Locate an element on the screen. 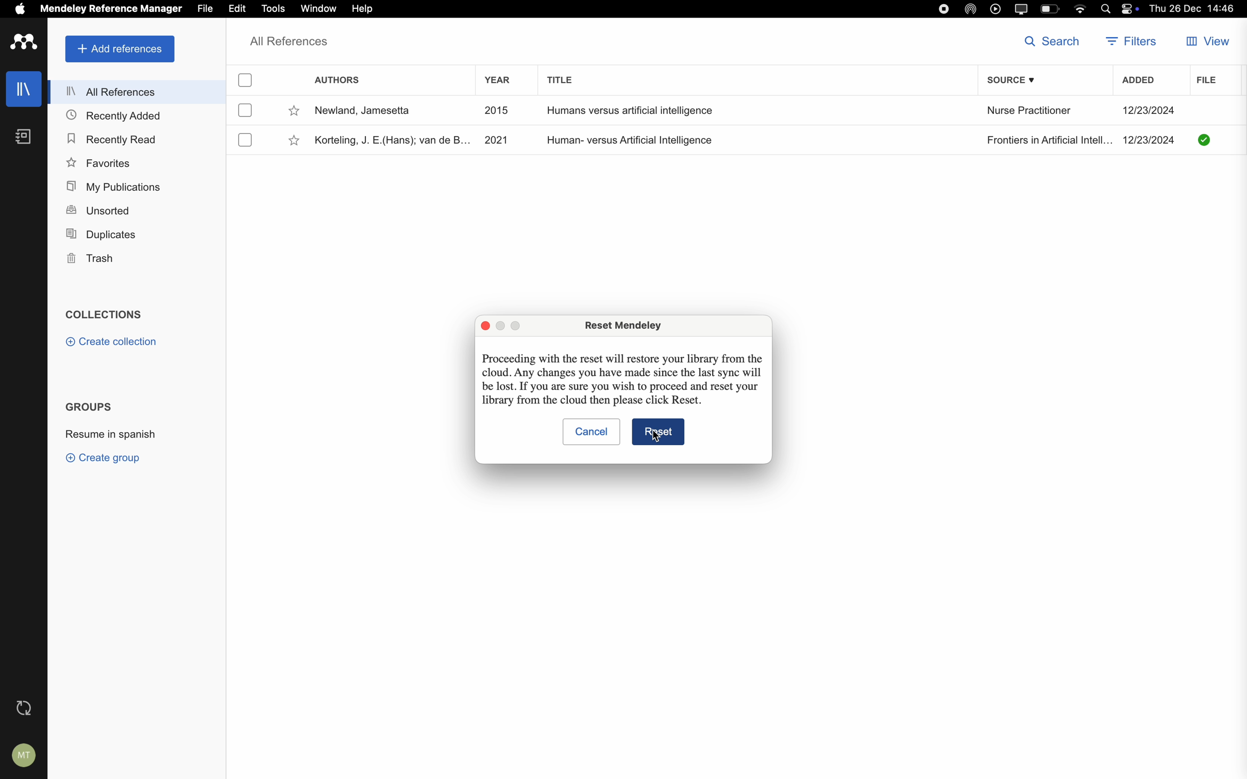 Image resolution: width=1247 pixels, height=779 pixels. duplicates is located at coordinates (102, 233).